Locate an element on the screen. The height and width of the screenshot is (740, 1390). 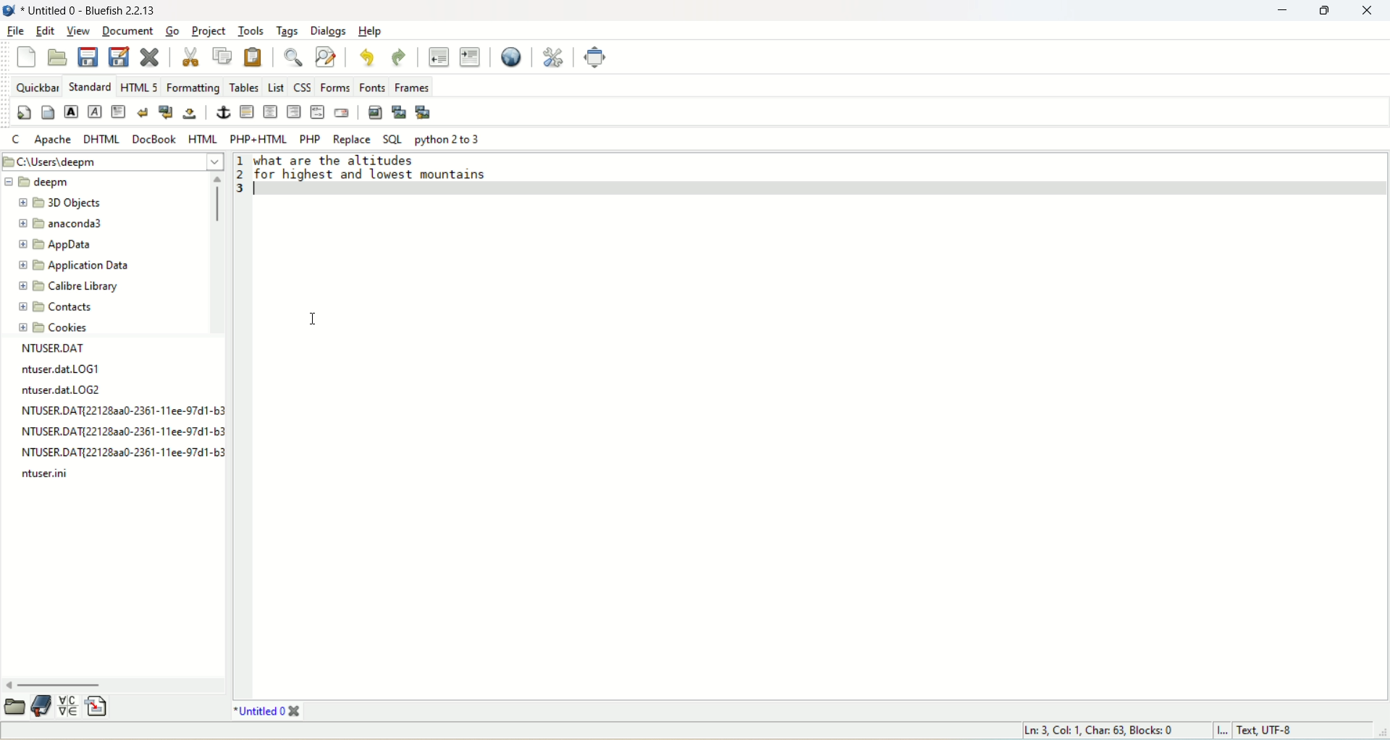
DHTML is located at coordinates (104, 140).